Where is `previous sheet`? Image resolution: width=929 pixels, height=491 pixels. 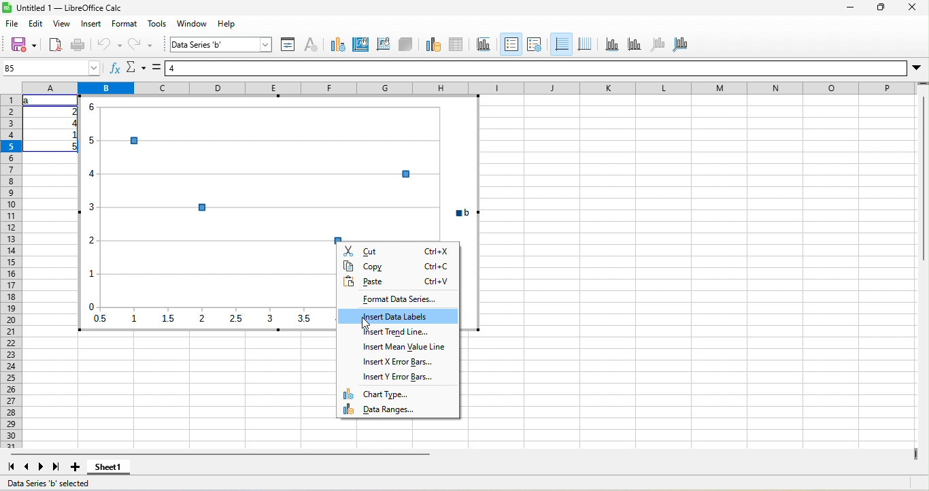
previous sheet is located at coordinates (27, 467).